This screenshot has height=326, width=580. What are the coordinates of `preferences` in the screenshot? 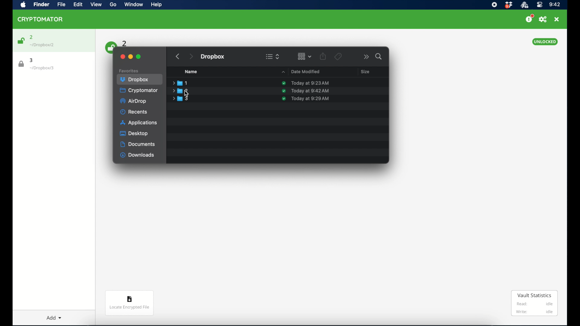 It's located at (543, 19).